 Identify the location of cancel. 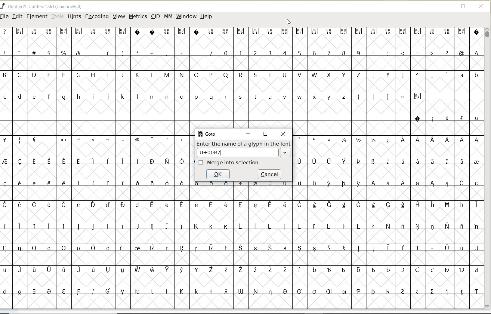
(269, 174).